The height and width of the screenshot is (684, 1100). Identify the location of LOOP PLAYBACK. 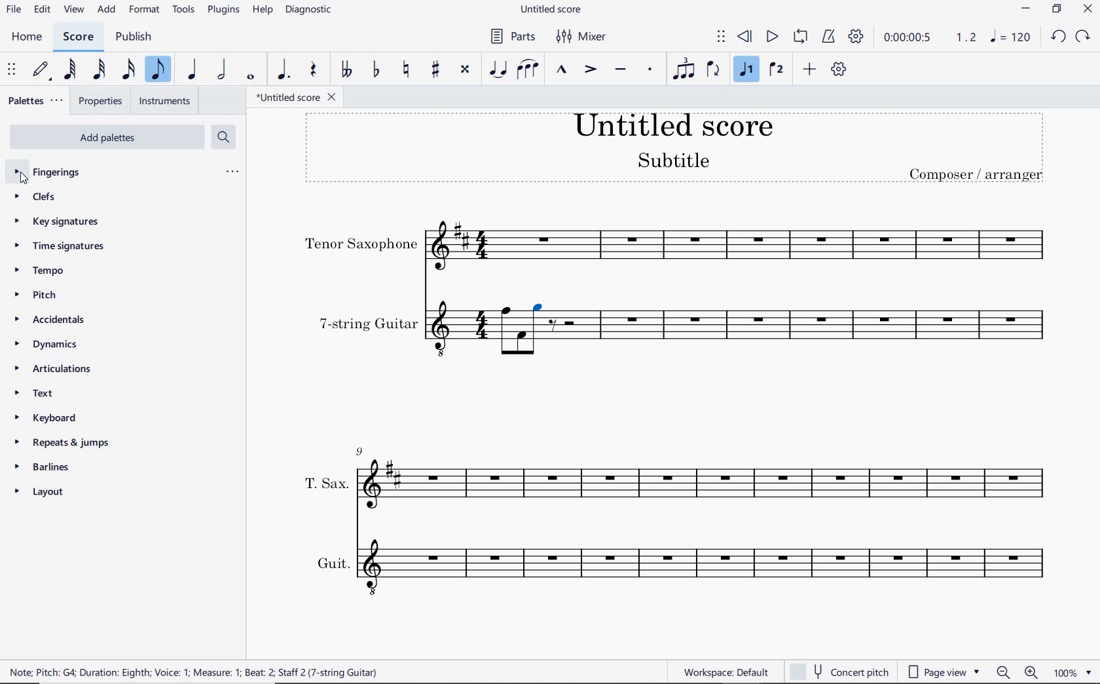
(801, 36).